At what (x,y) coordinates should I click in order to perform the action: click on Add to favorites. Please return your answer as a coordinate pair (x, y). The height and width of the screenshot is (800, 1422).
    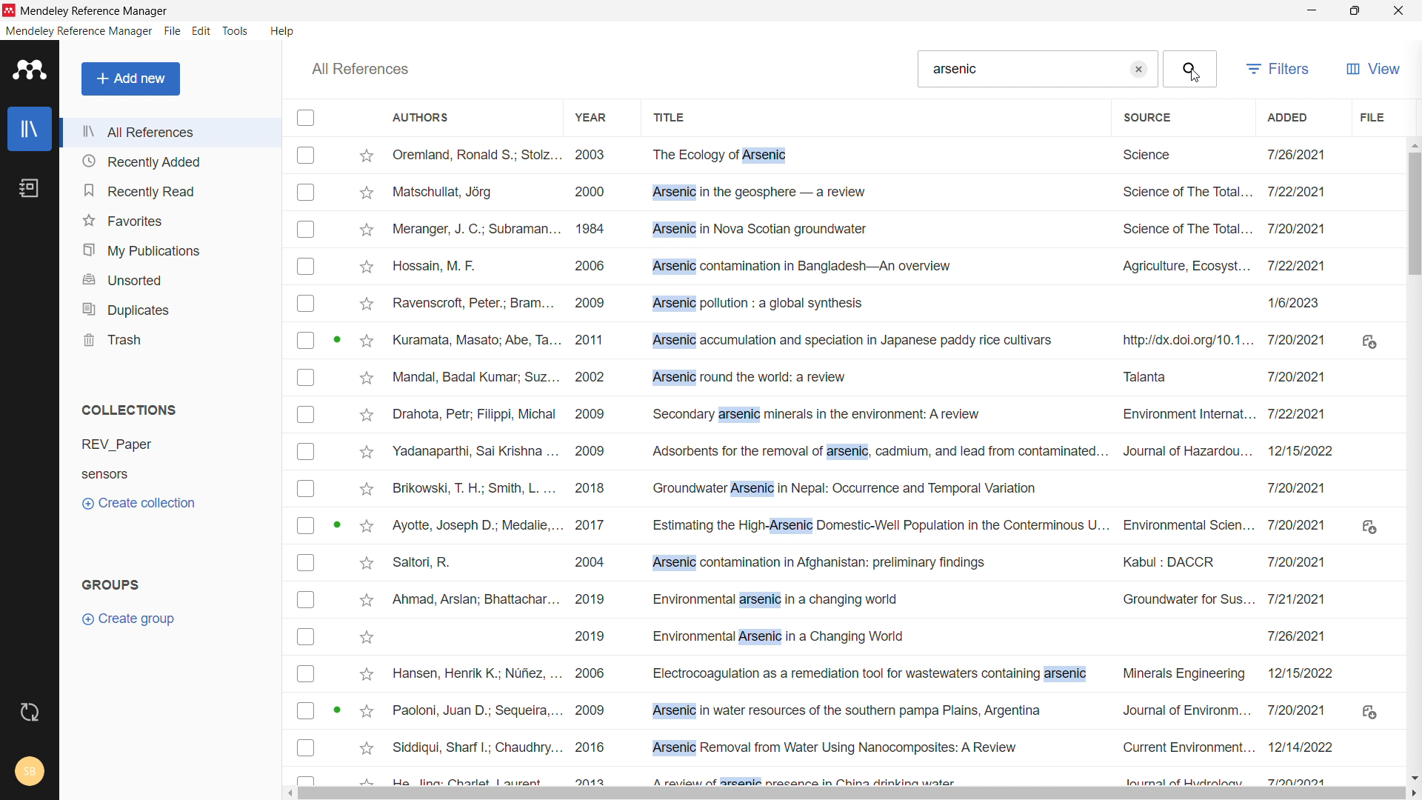
    Looking at the image, I should click on (365, 449).